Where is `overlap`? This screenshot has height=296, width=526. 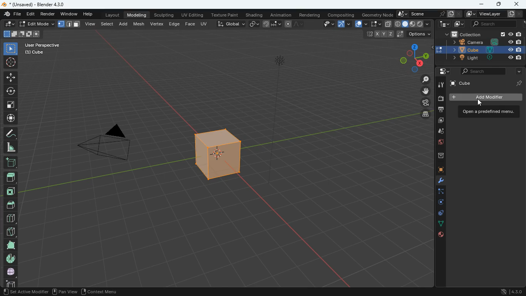
overlap is located at coordinates (361, 24).